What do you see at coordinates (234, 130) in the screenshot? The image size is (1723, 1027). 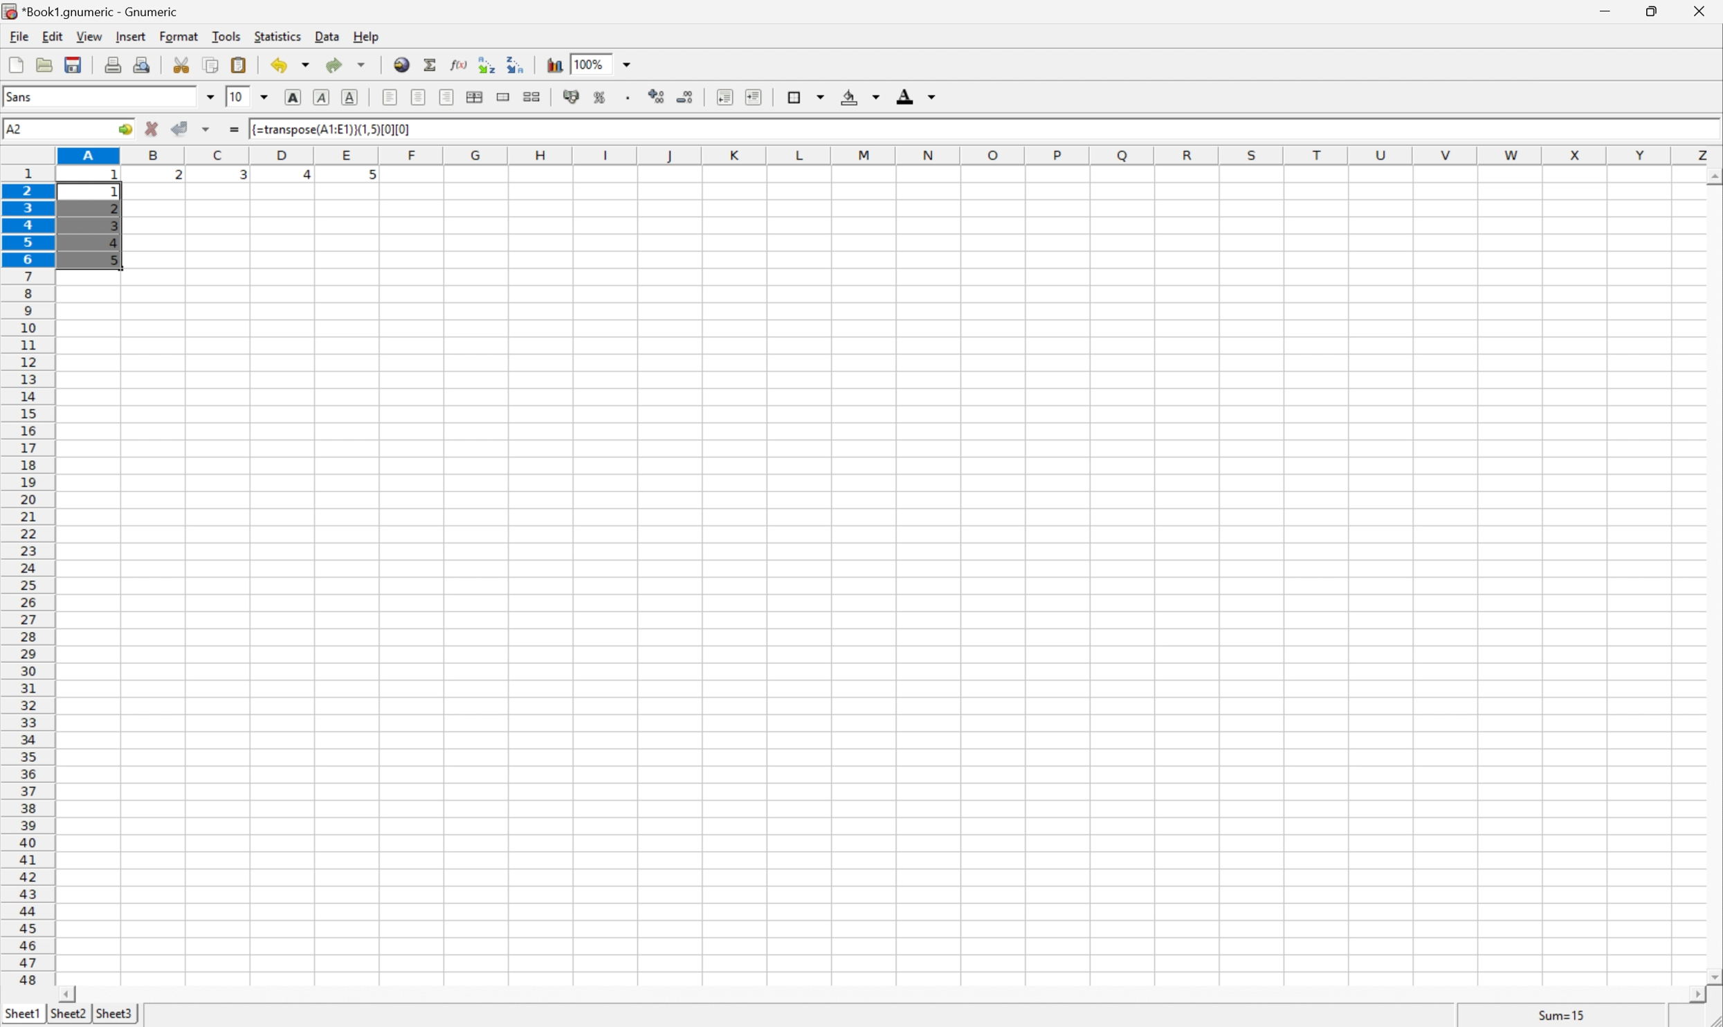 I see `enter formula` at bounding box center [234, 130].